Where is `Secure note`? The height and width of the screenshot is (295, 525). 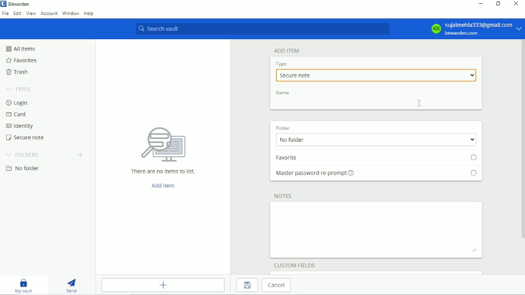 Secure note is located at coordinates (375, 75).